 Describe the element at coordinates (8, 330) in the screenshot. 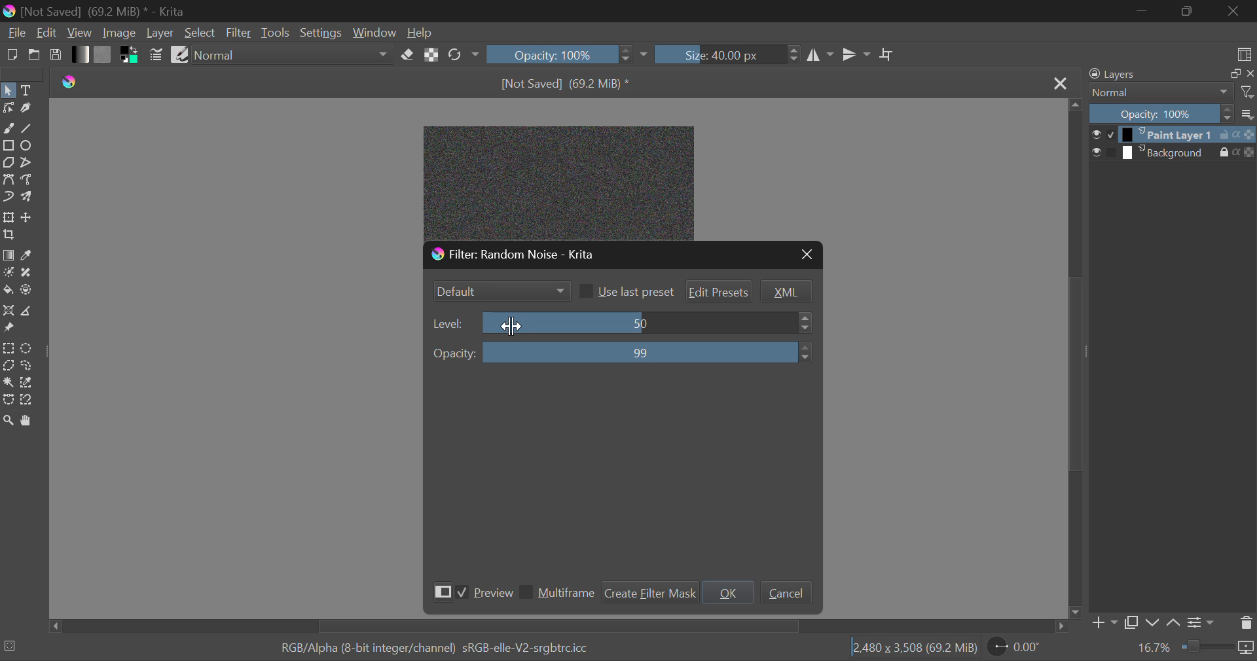

I see `Reference Images` at that location.